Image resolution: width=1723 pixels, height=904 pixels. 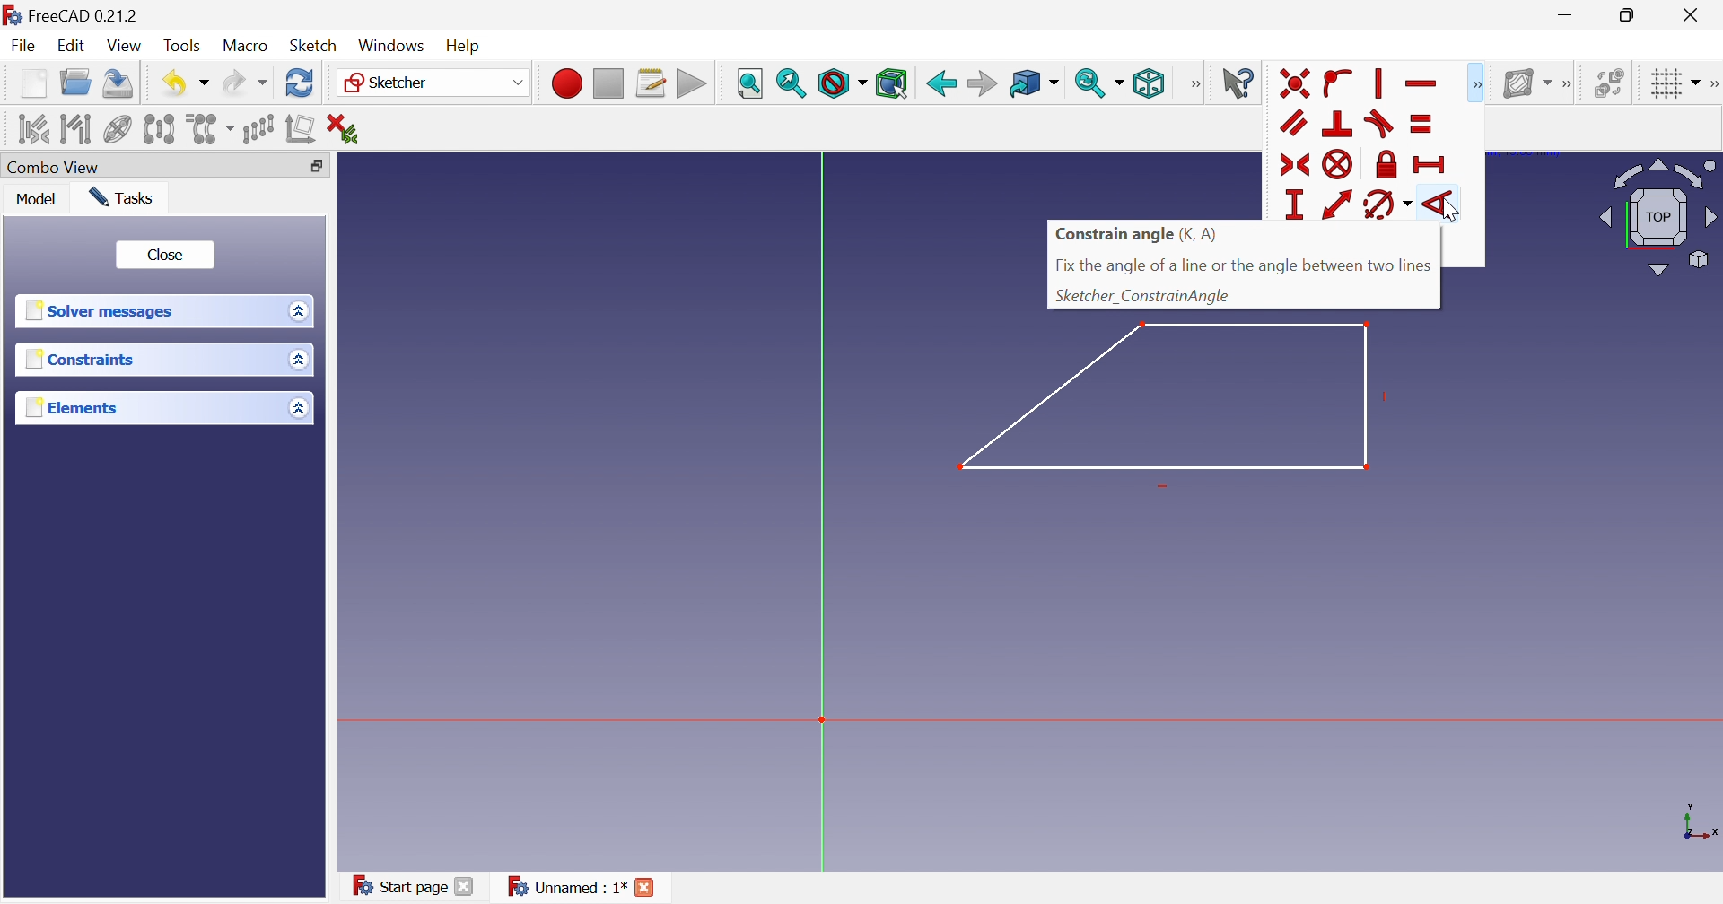 What do you see at coordinates (564, 82) in the screenshot?
I see `Macro recording ...` at bounding box center [564, 82].